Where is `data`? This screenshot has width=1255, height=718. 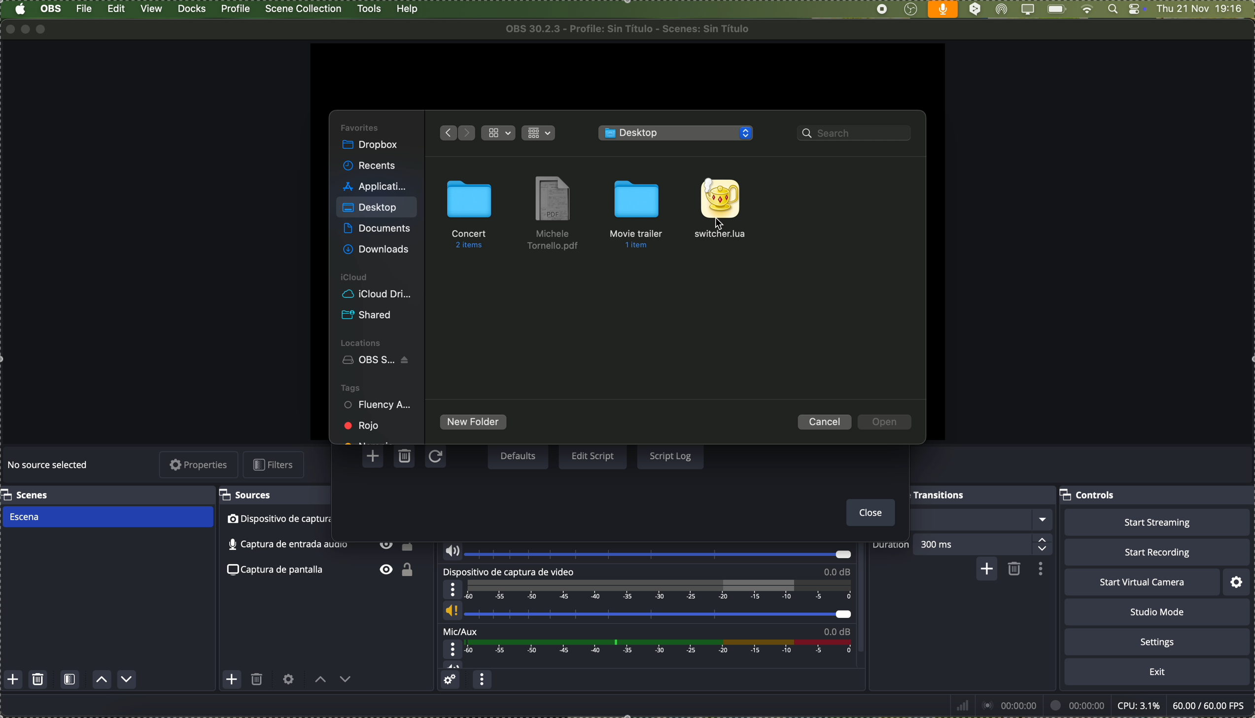
data is located at coordinates (1099, 705).